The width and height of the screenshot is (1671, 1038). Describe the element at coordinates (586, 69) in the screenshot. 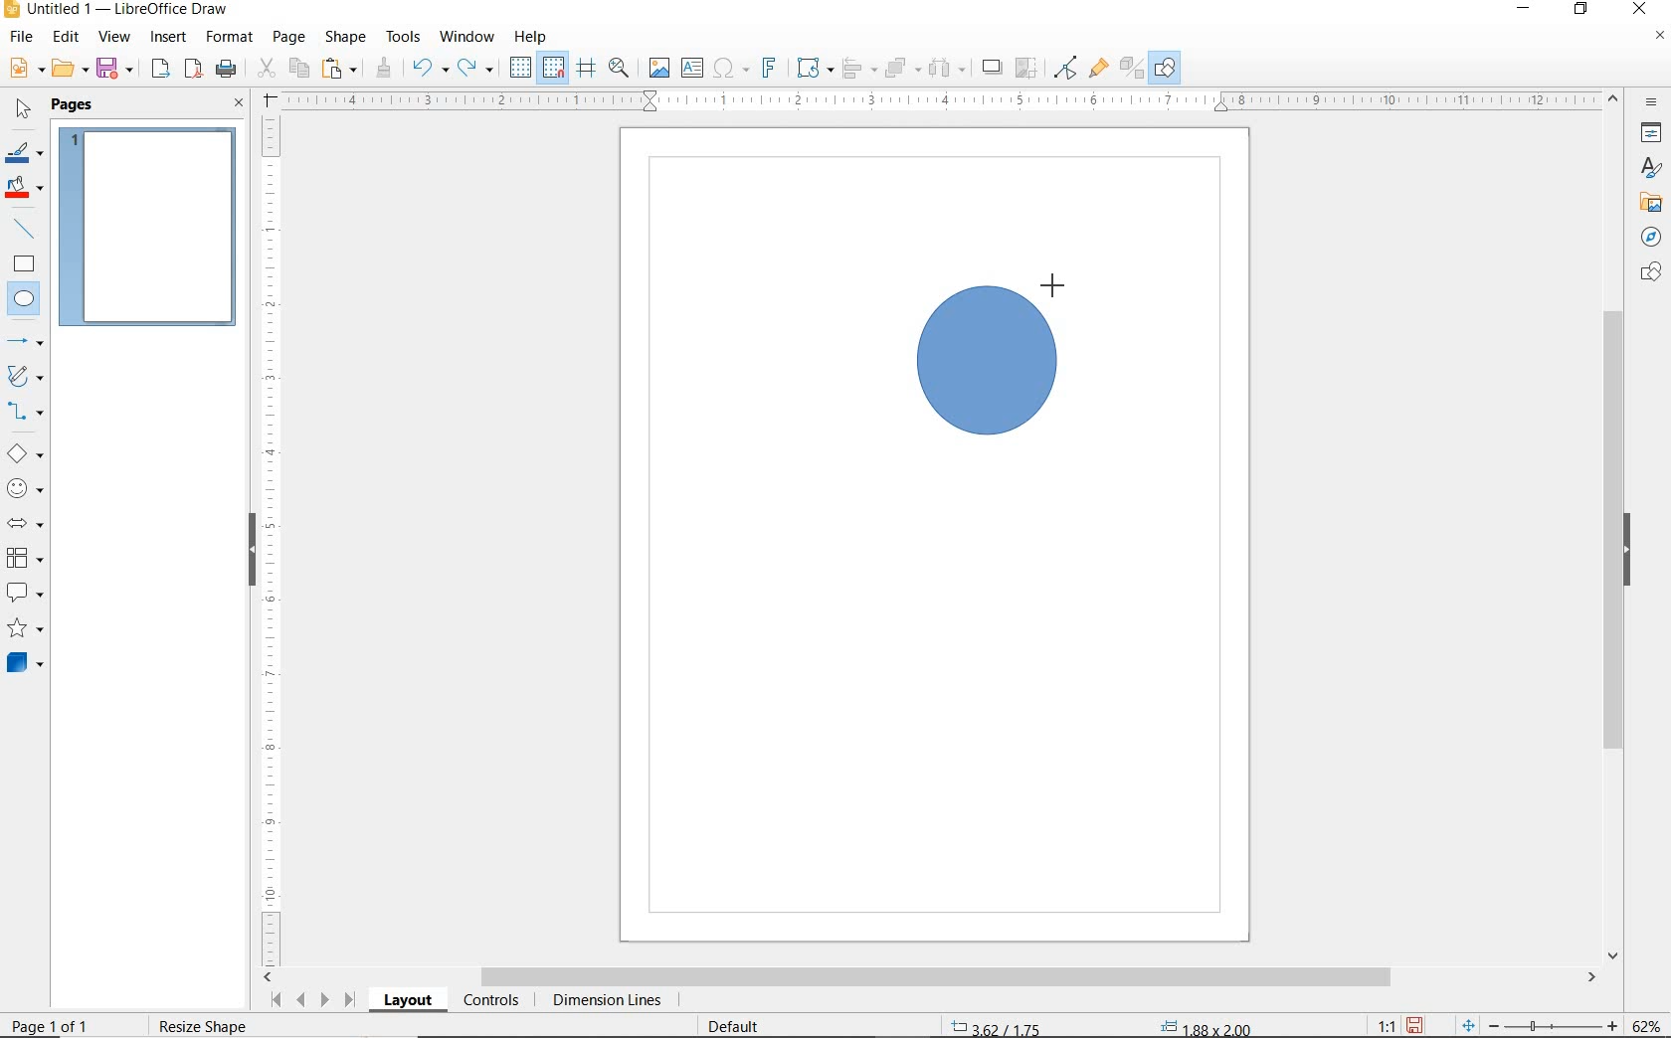

I see `HELPLINES WHILE MOVING` at that location.